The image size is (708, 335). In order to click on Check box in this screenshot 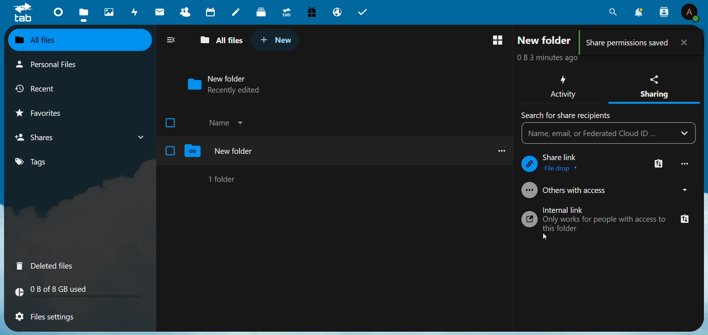, I will do `click(172, 122)`.